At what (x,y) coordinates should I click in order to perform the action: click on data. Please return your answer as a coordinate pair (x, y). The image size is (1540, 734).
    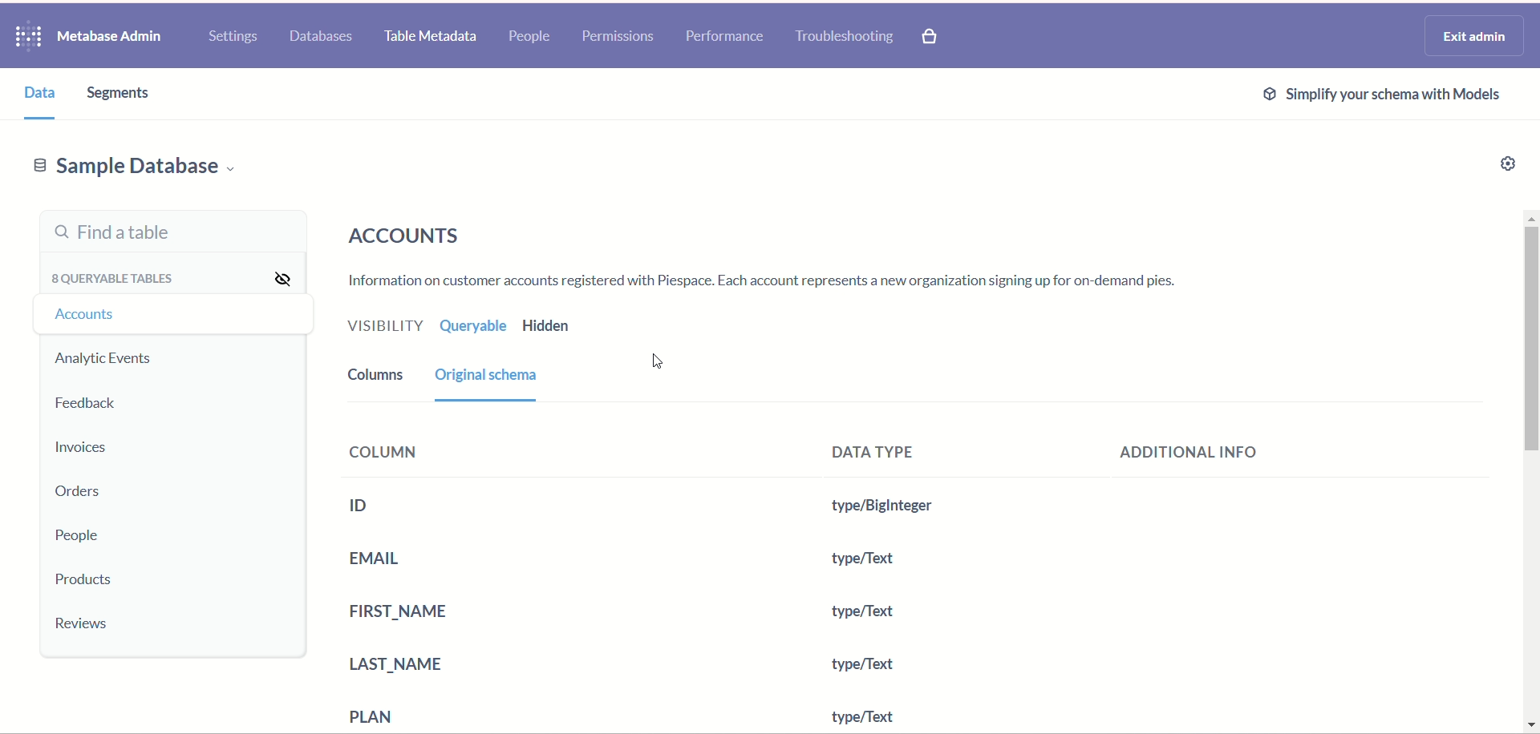
    Looking at the image, I should click on (45, 95).